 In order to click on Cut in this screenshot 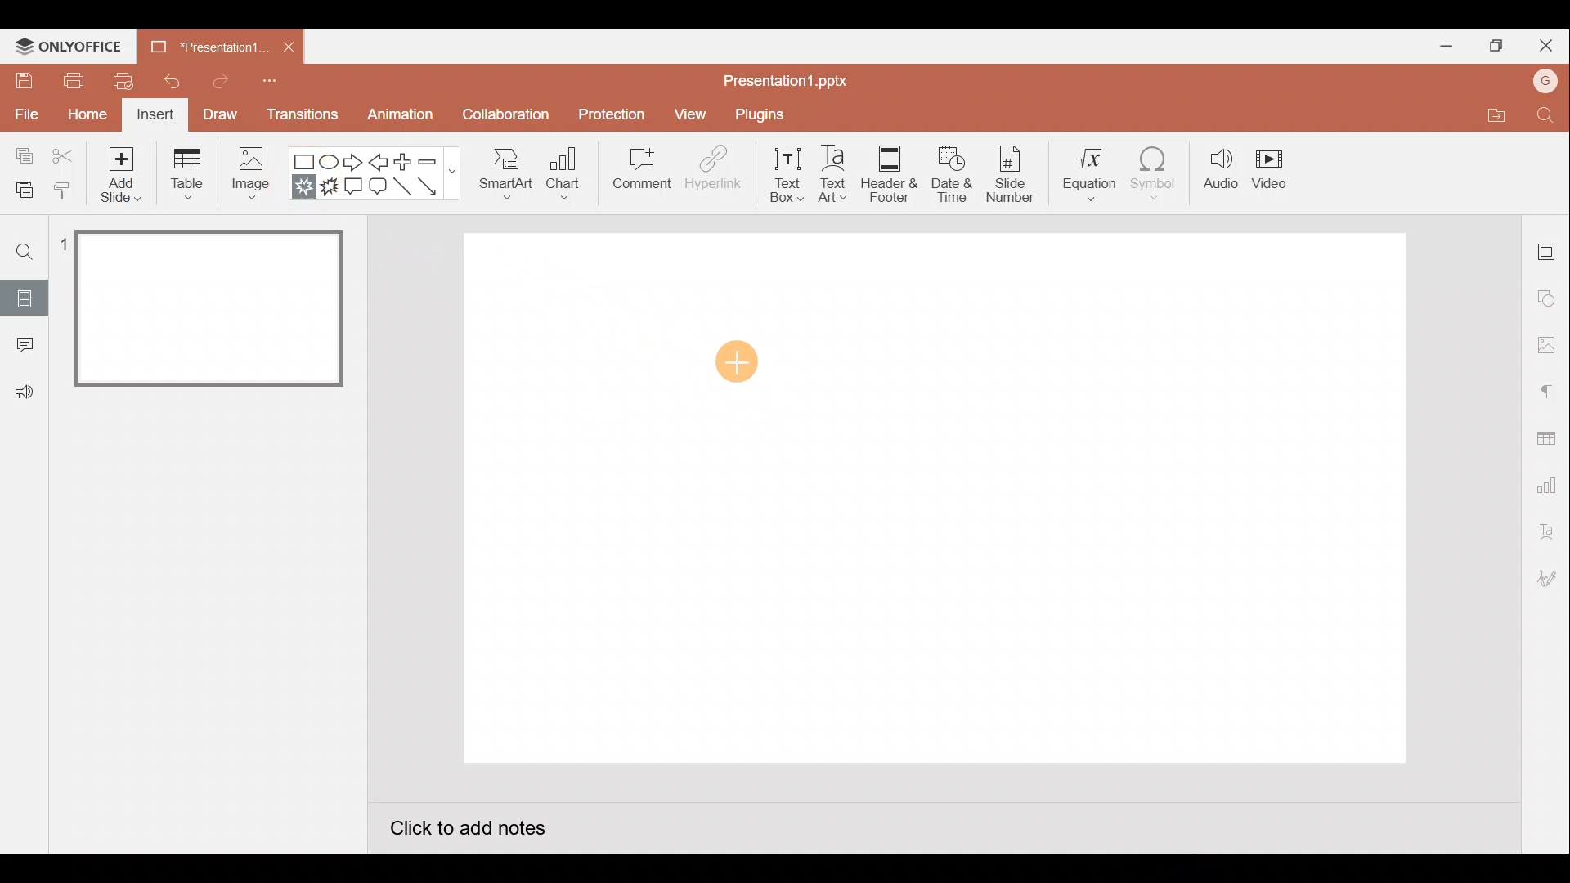, I will do `click(65, 153)`.